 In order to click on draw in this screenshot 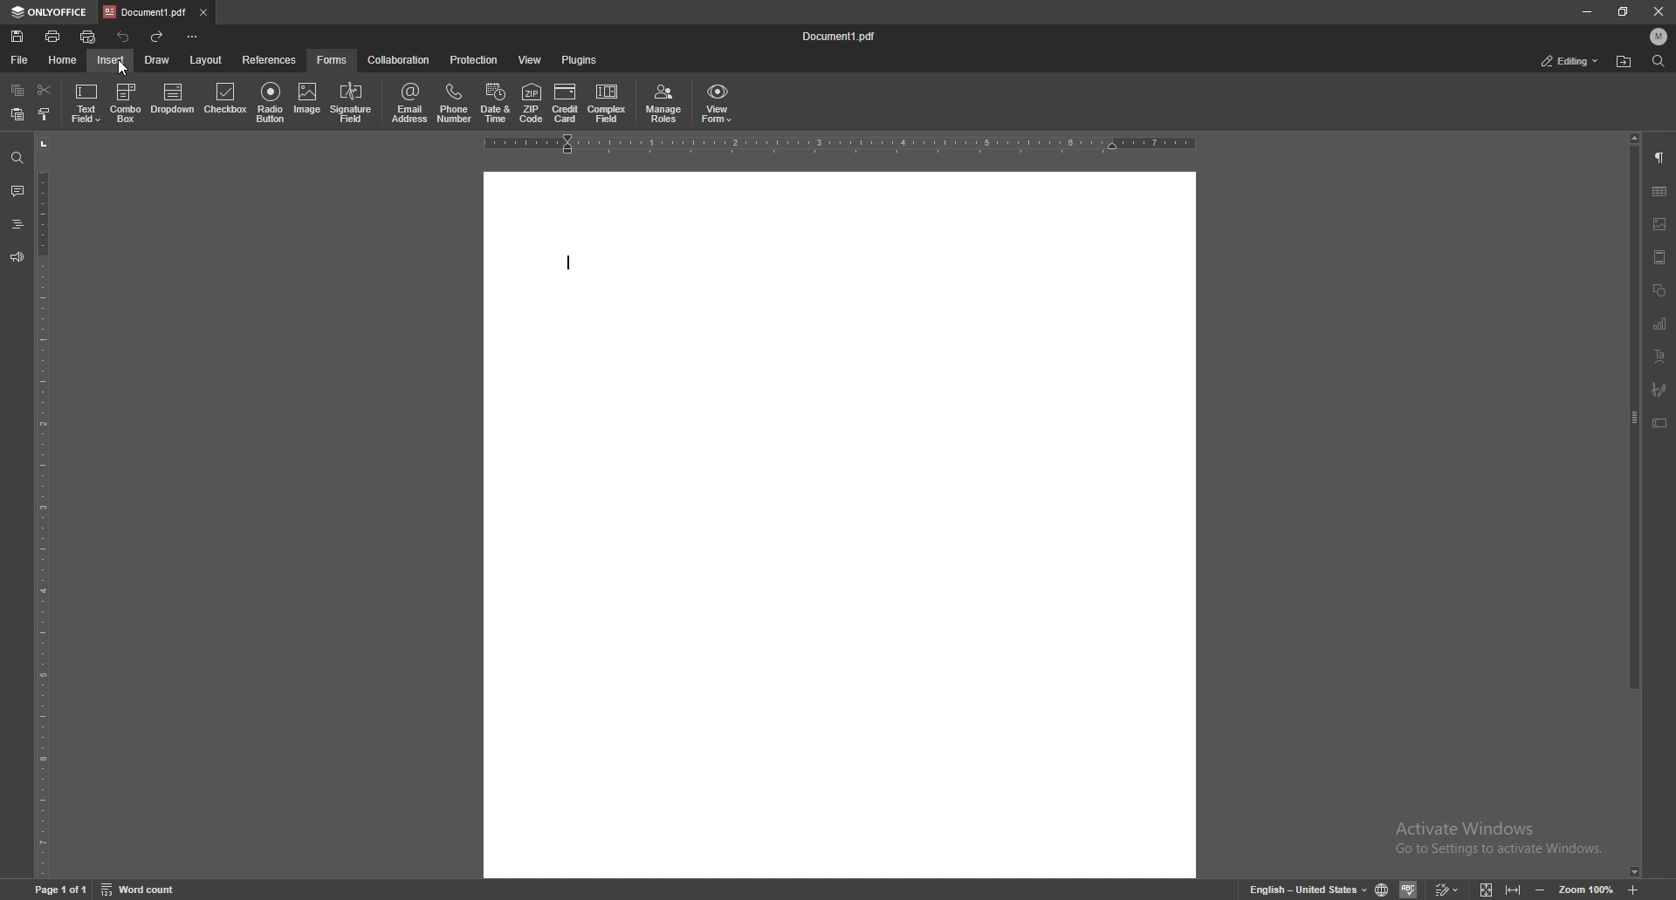, I will do `click(159, 60)`.